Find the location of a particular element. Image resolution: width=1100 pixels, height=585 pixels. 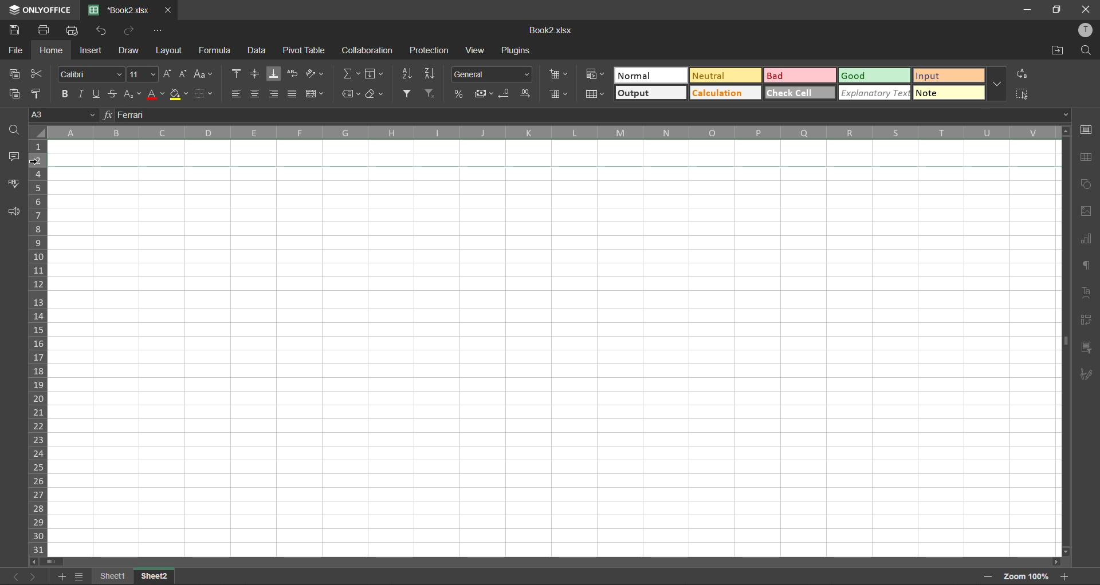

collaboration is located at coordinates (366, 50).